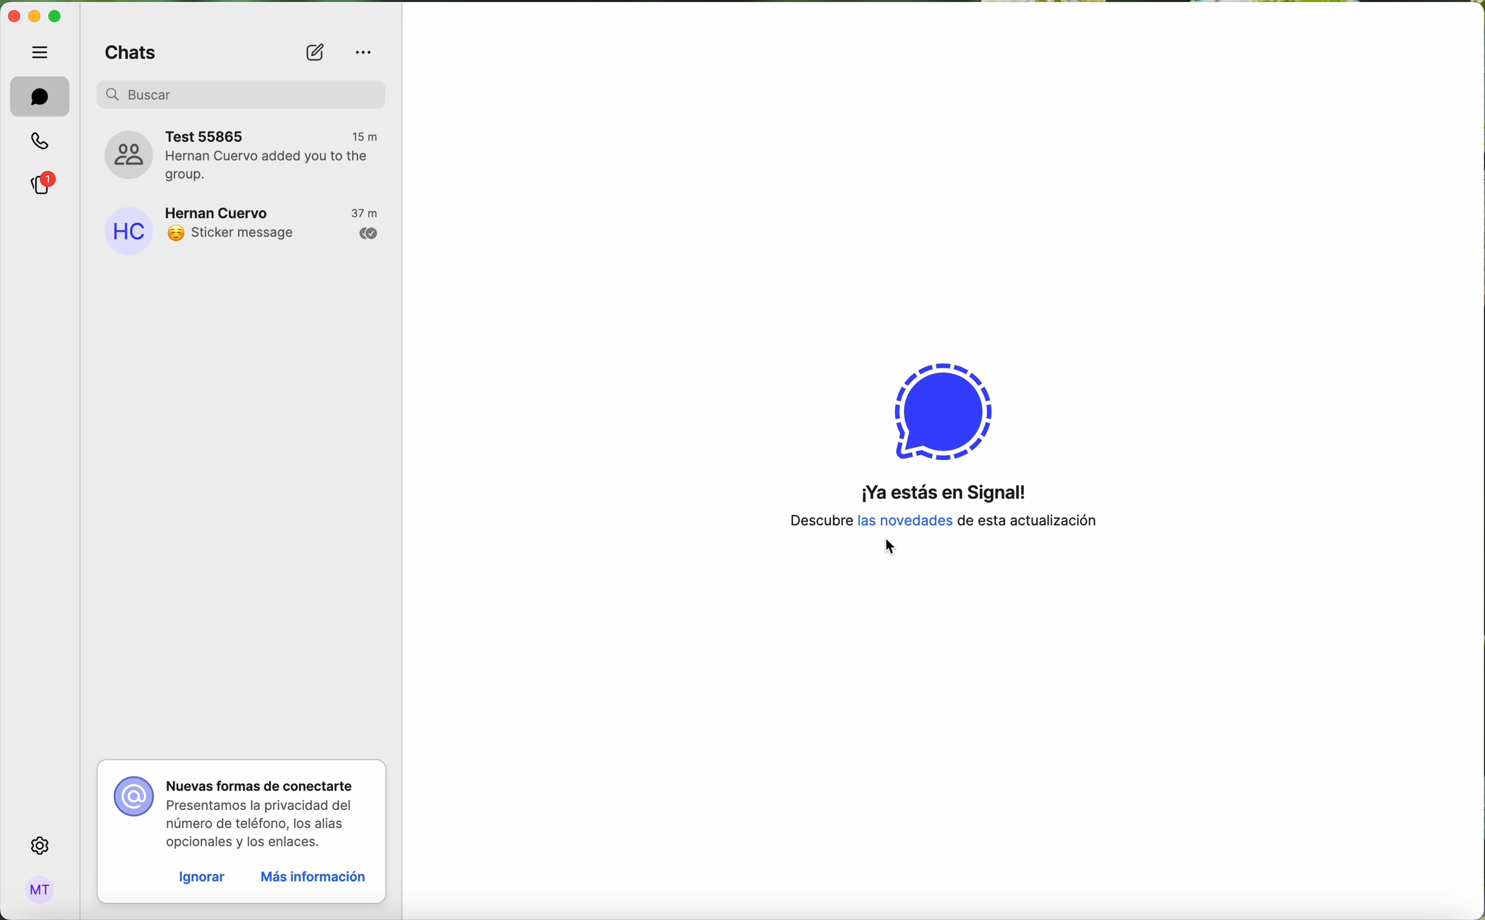 The height and width of the screenshot is (920, 1485). What do you see at coordinates (38, 890) in the screenshot?
I see `admin logo` at bounding box center [38, 890].